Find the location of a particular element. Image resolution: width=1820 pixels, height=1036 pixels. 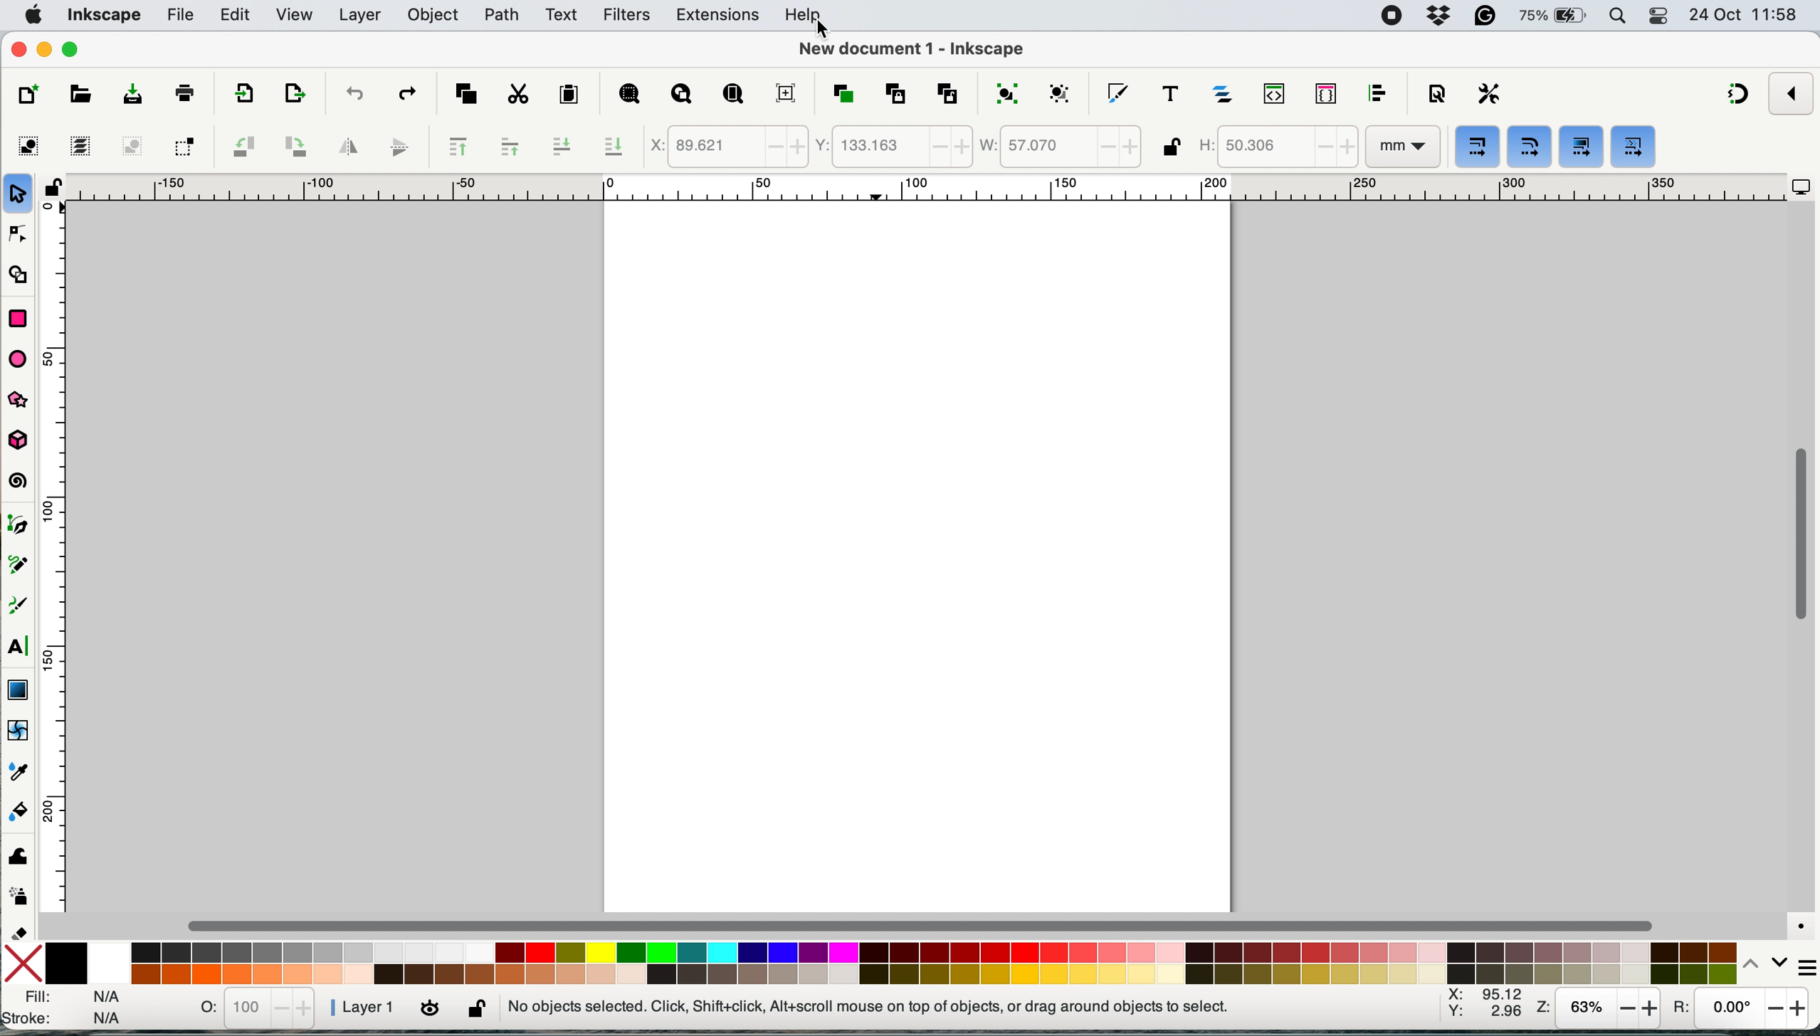

xy coordinate is located at coordinates (1486, 1008).